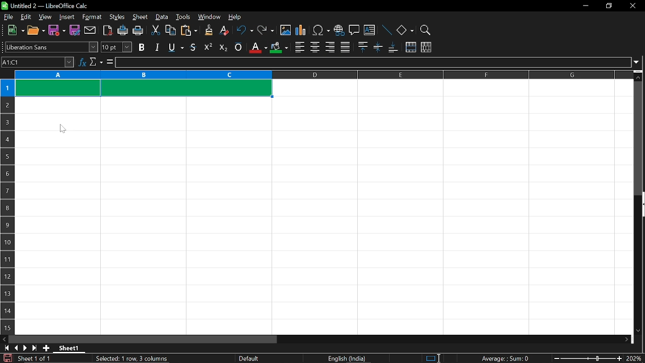  What do you see at coordinates (586, 5) in the screenshot?
I see `minimize` at bounding box center [586, 5].